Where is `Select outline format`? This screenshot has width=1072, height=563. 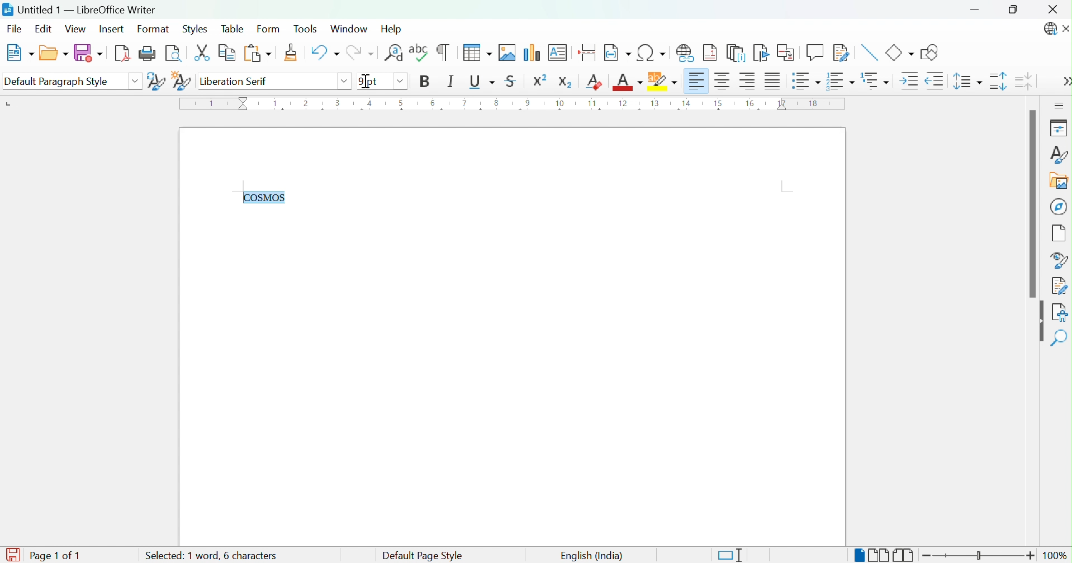 Select outline format is located at coordinates (876, 82).